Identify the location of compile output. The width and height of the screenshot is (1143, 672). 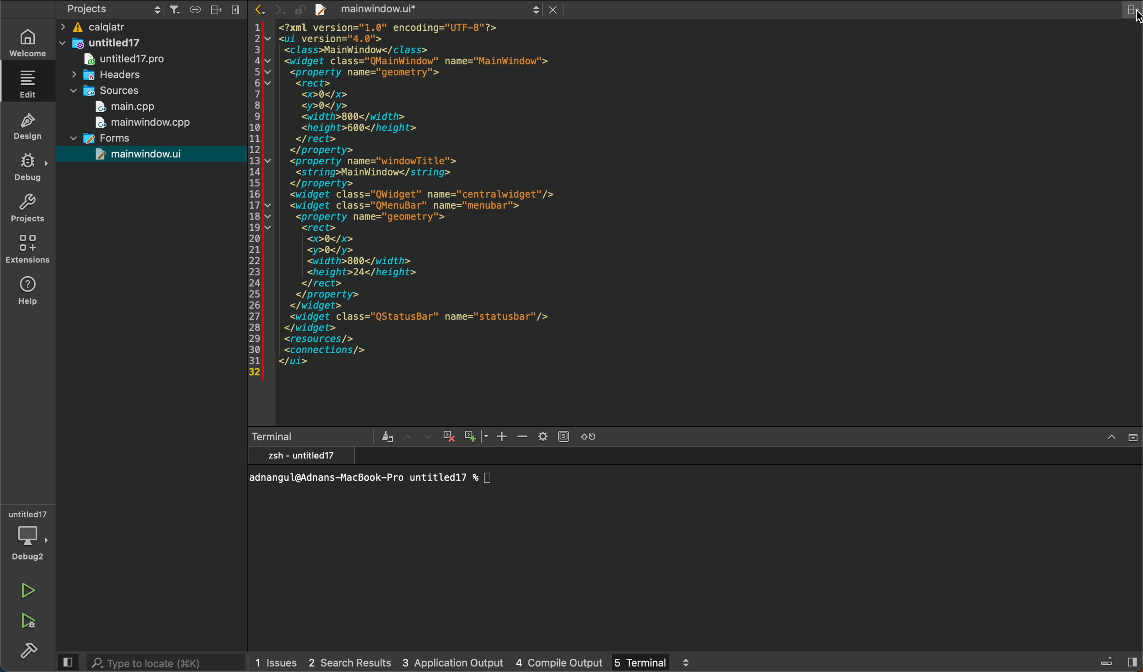
(561, 661).